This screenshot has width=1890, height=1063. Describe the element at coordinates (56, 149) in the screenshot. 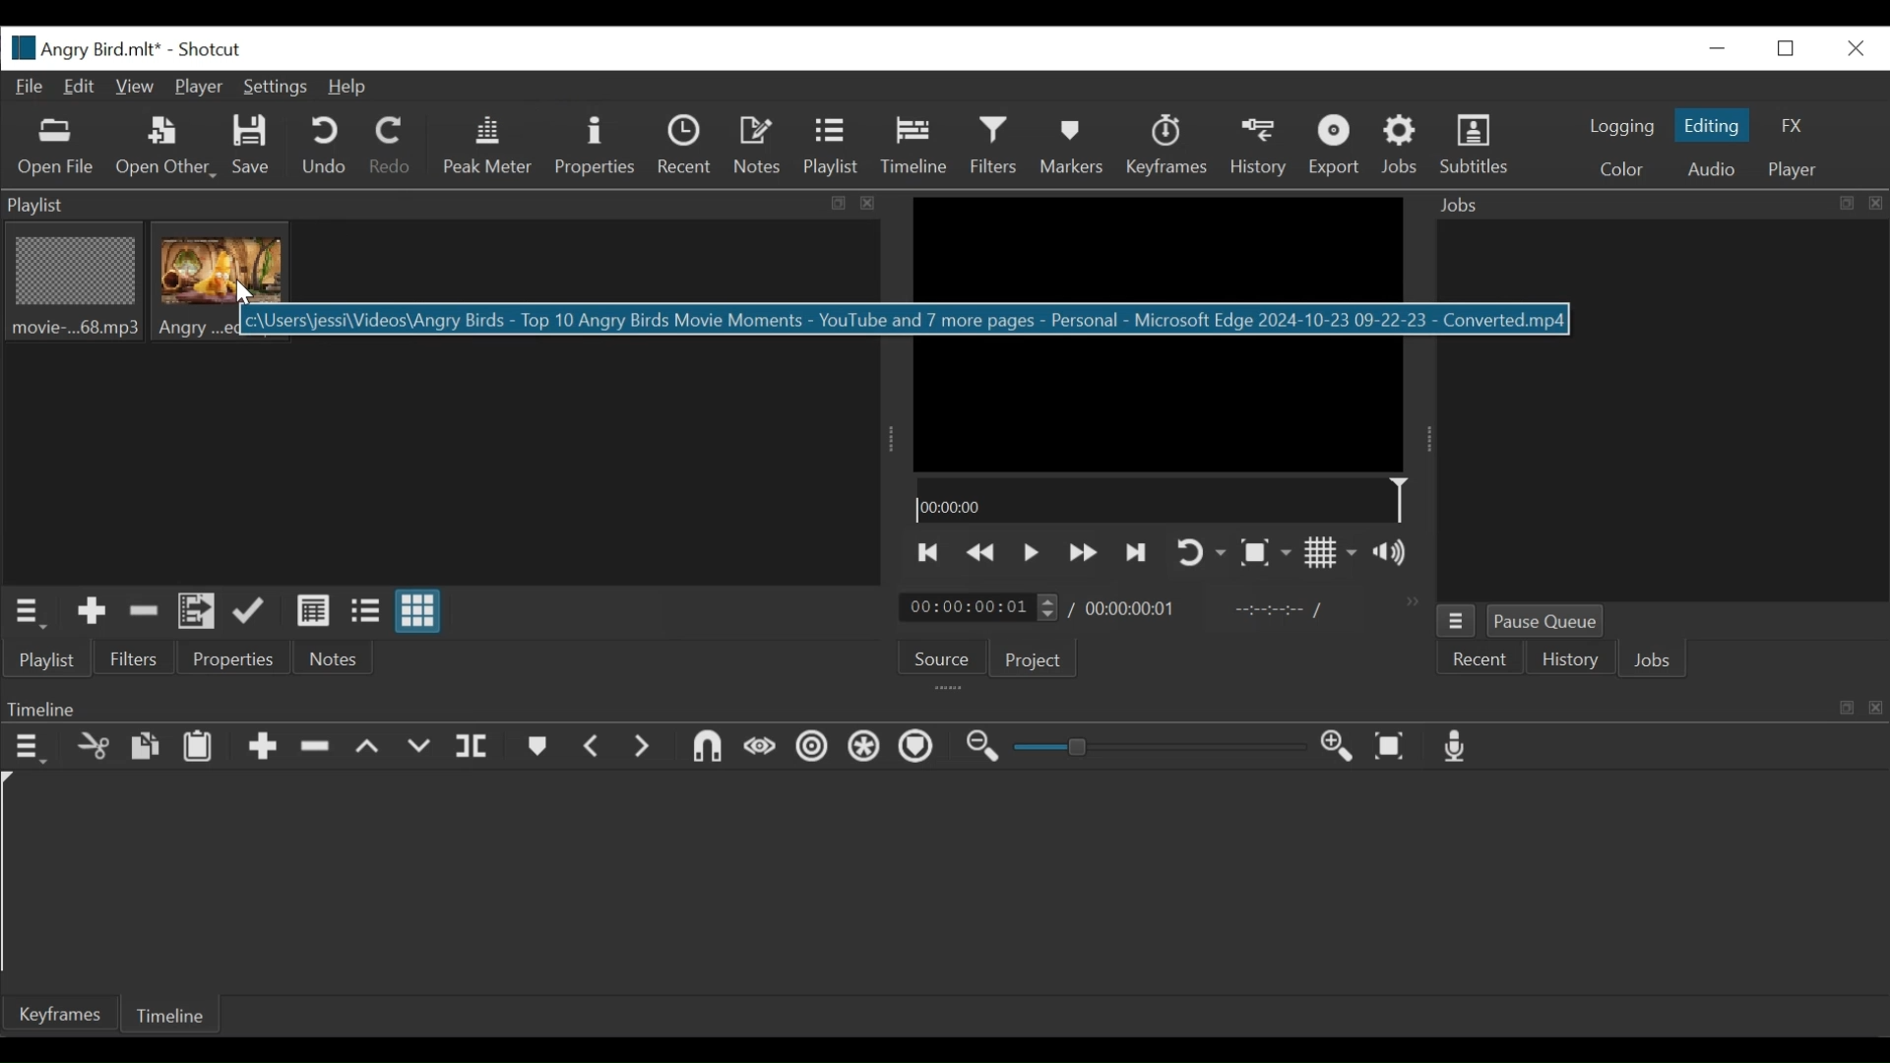

I see `Open File` at that location.